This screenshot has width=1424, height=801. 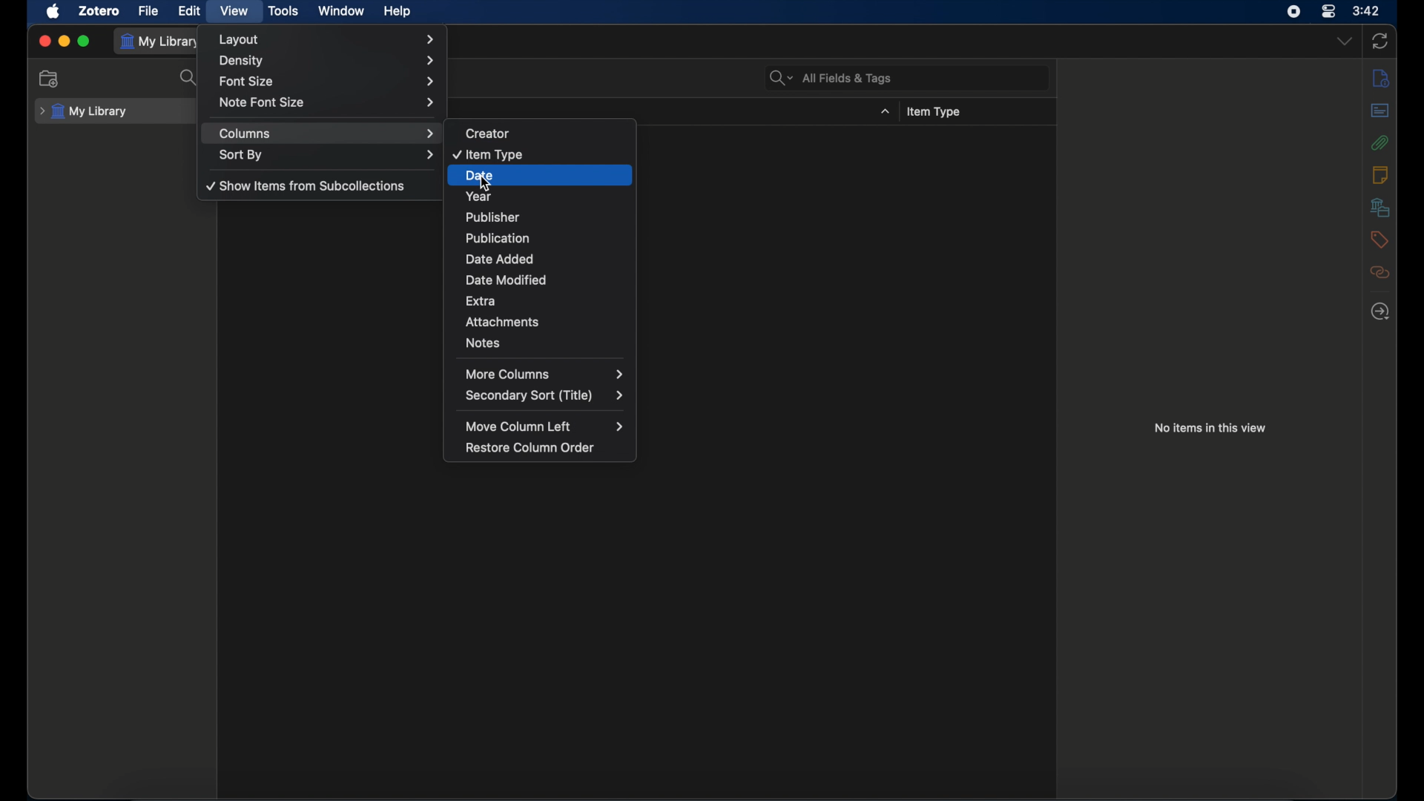 I want to click on no items in this view, so click(x=1210, y=428).